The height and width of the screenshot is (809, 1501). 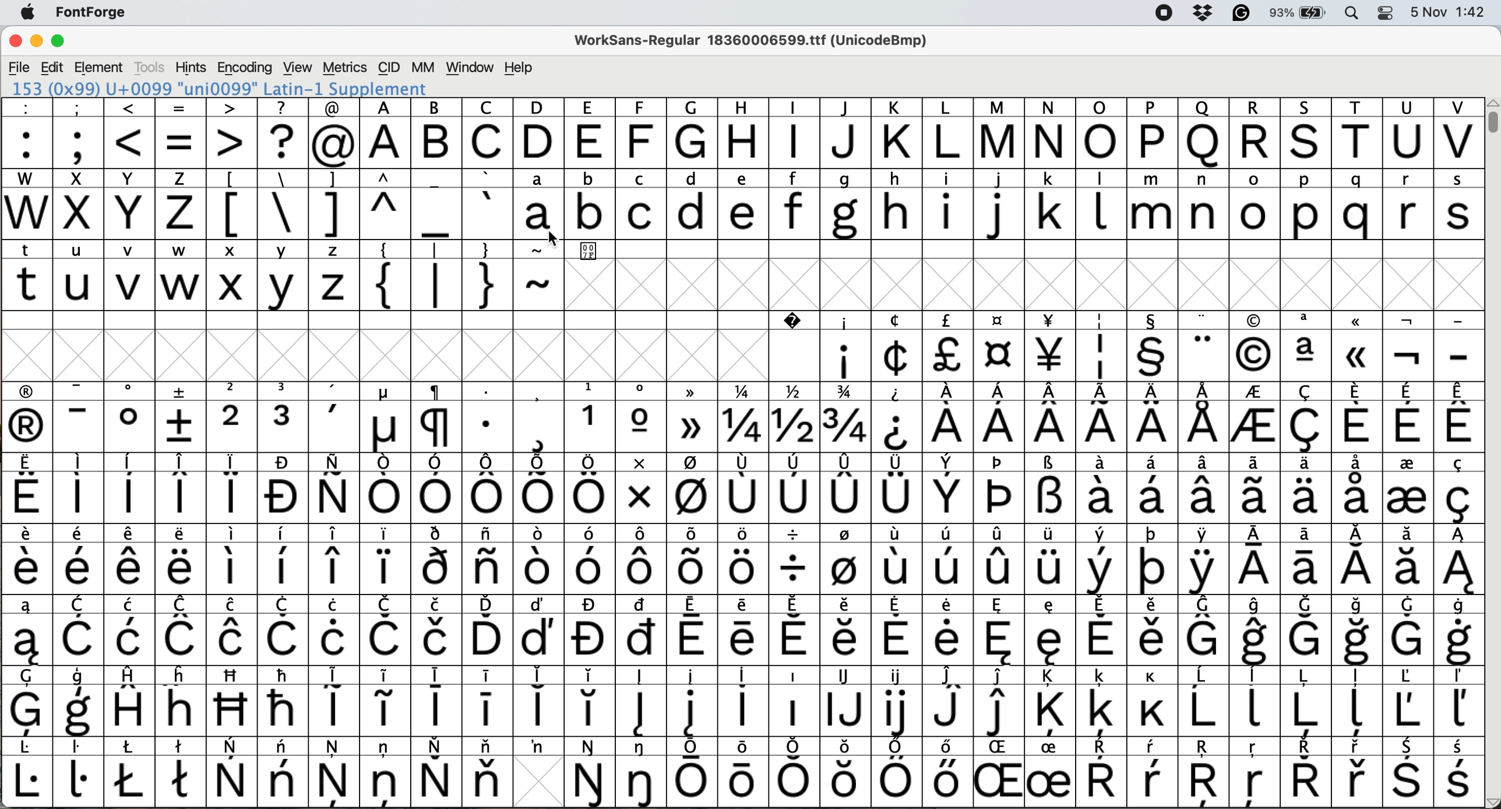 What do you see at coordinates (130, 417) in the screenshot?
I see `symbol` at bounding box center [130, 417].